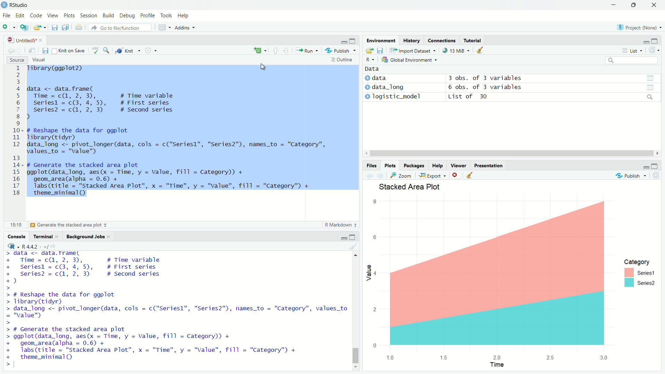 Image resolution: width=665 pixels, height=374 pixels. I want to click on scroll bar, so click(510, 154).